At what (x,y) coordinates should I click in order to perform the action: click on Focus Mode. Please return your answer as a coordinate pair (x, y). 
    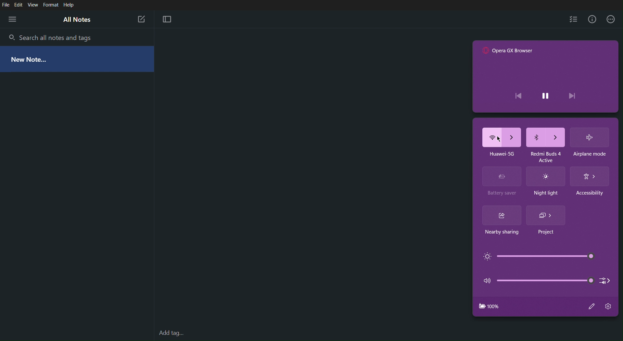
    Looking at the image, I should click on (168, 19).